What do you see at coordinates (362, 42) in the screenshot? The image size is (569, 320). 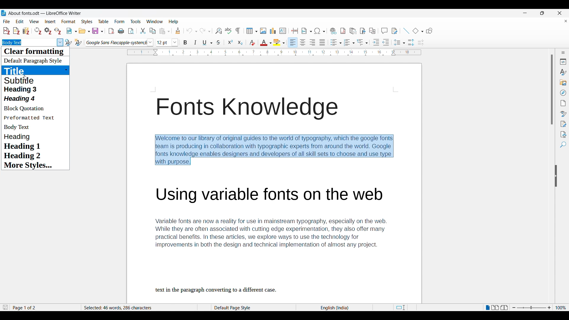 I see `Select outline format` at bounding box center [362, 42].